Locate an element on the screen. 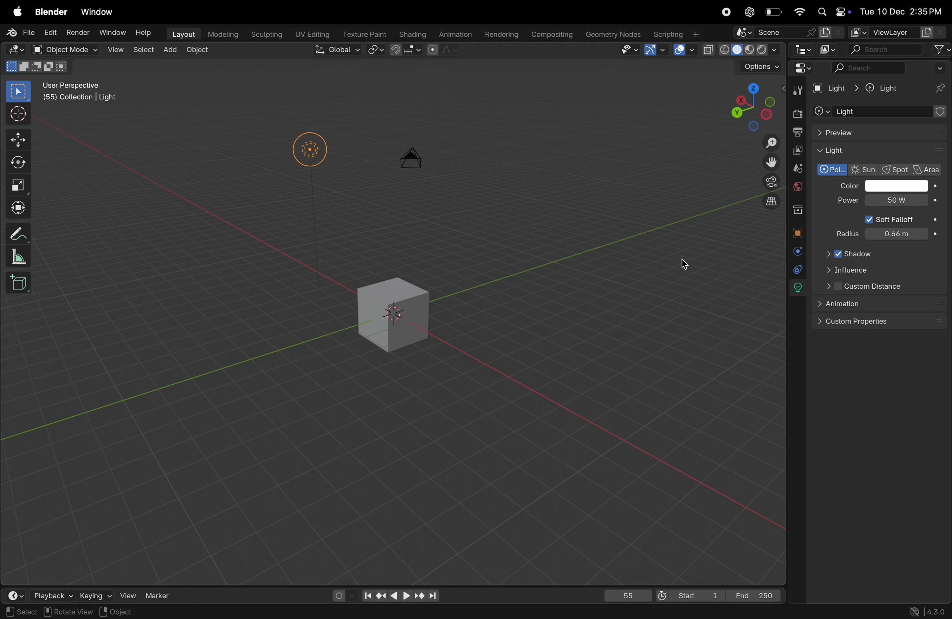 Image resolution: width=952 pixels, height=619 pixels. Light is located at coordinates (884, 88).